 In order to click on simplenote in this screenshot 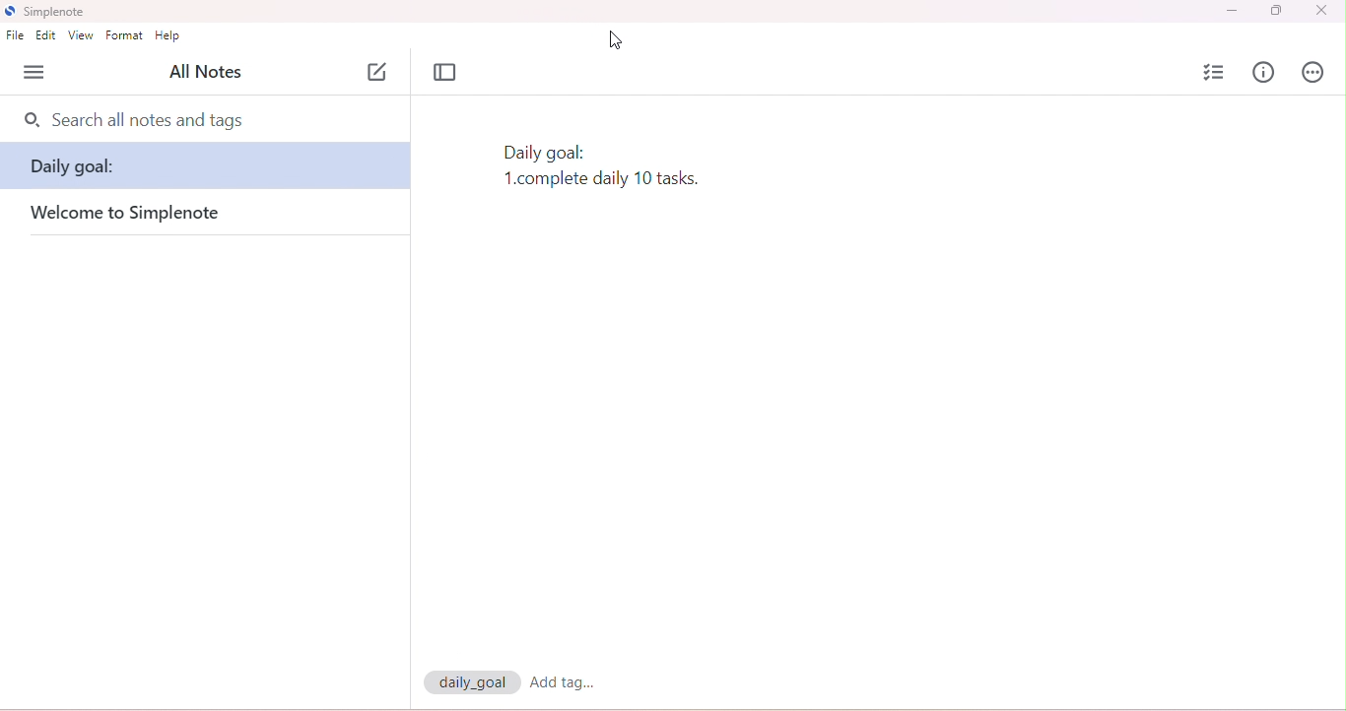, I will do `click(48, 12)`.